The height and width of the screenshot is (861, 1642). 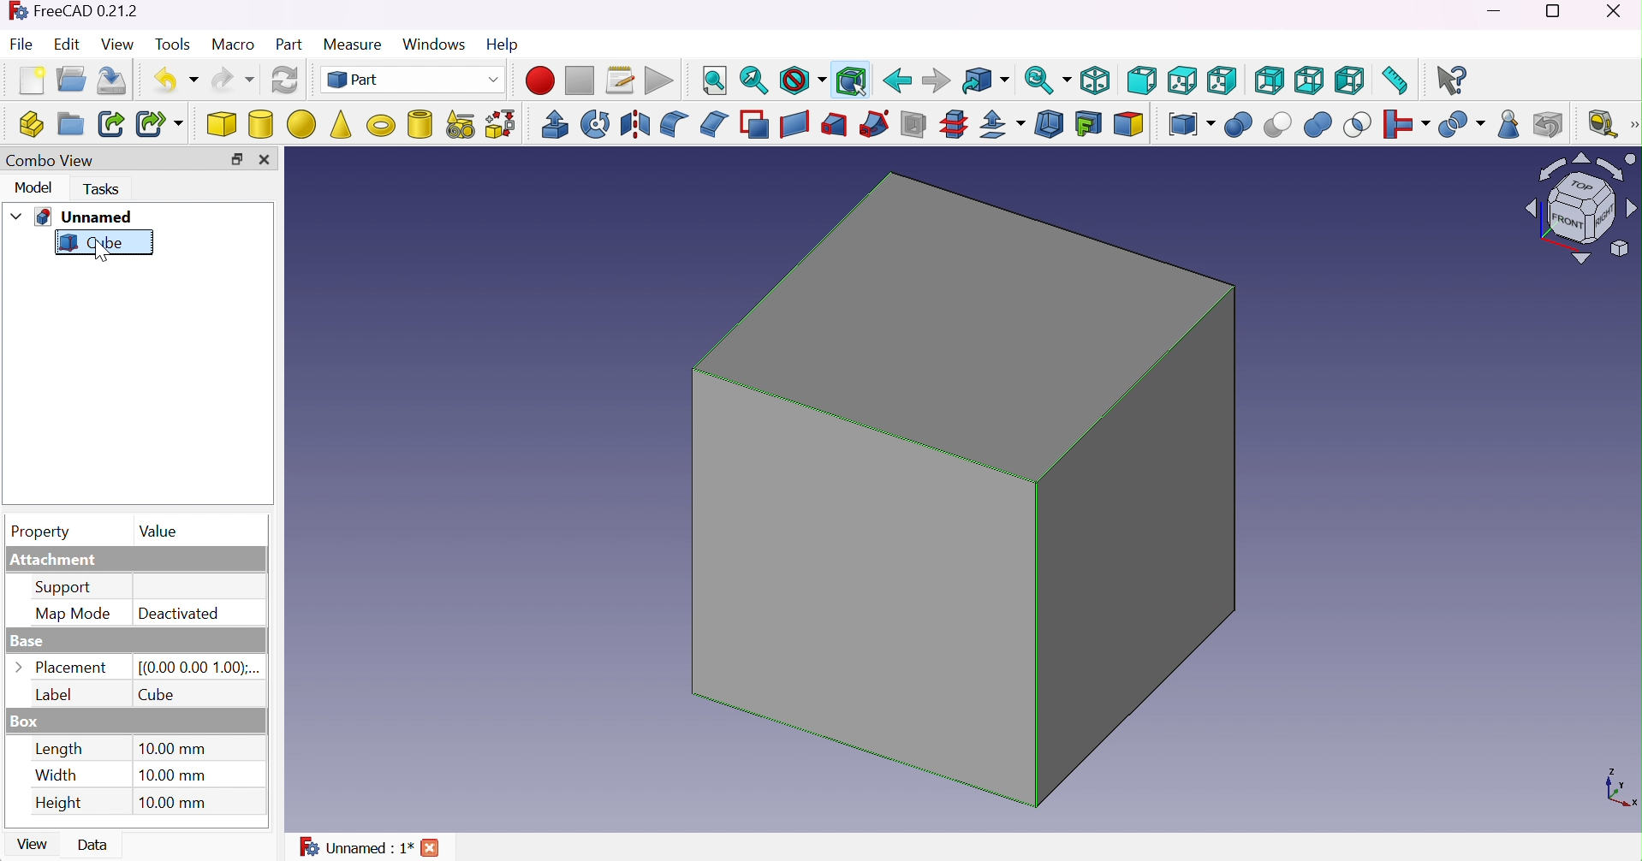 What do you see at coordinates (660, 82) in the screenshot?
I see `Execute macro` at bounding box center [660, 82].